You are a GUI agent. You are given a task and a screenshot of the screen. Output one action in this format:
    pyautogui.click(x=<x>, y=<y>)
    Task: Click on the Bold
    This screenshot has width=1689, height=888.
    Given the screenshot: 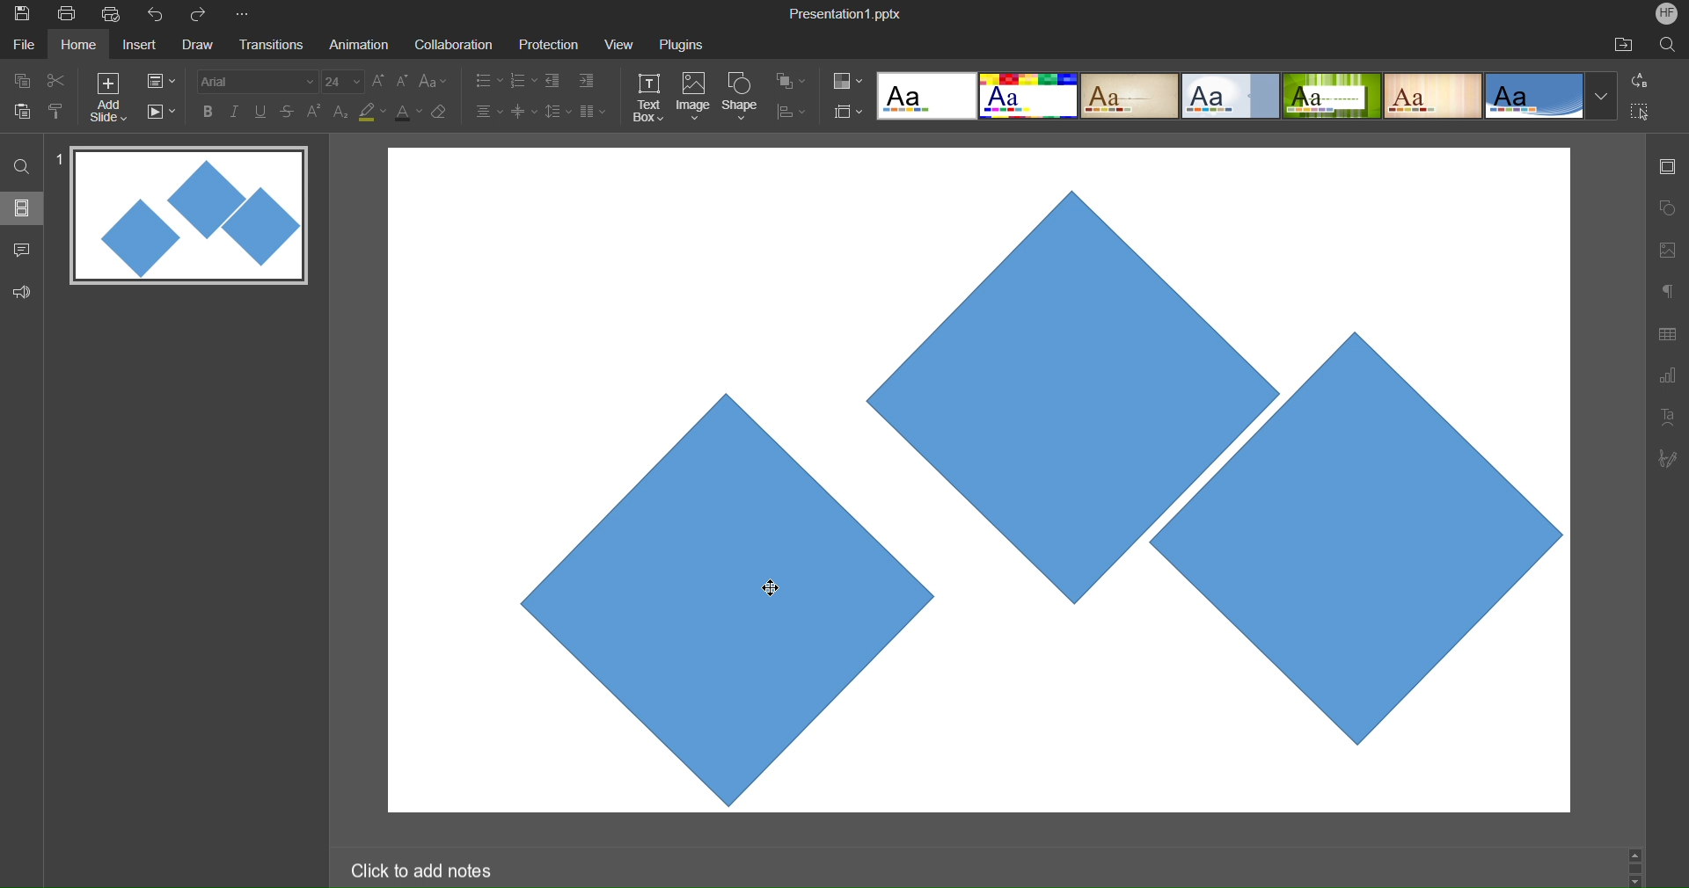 What is the action you would take?
    pyautogui.click(x=208, y=111)
    